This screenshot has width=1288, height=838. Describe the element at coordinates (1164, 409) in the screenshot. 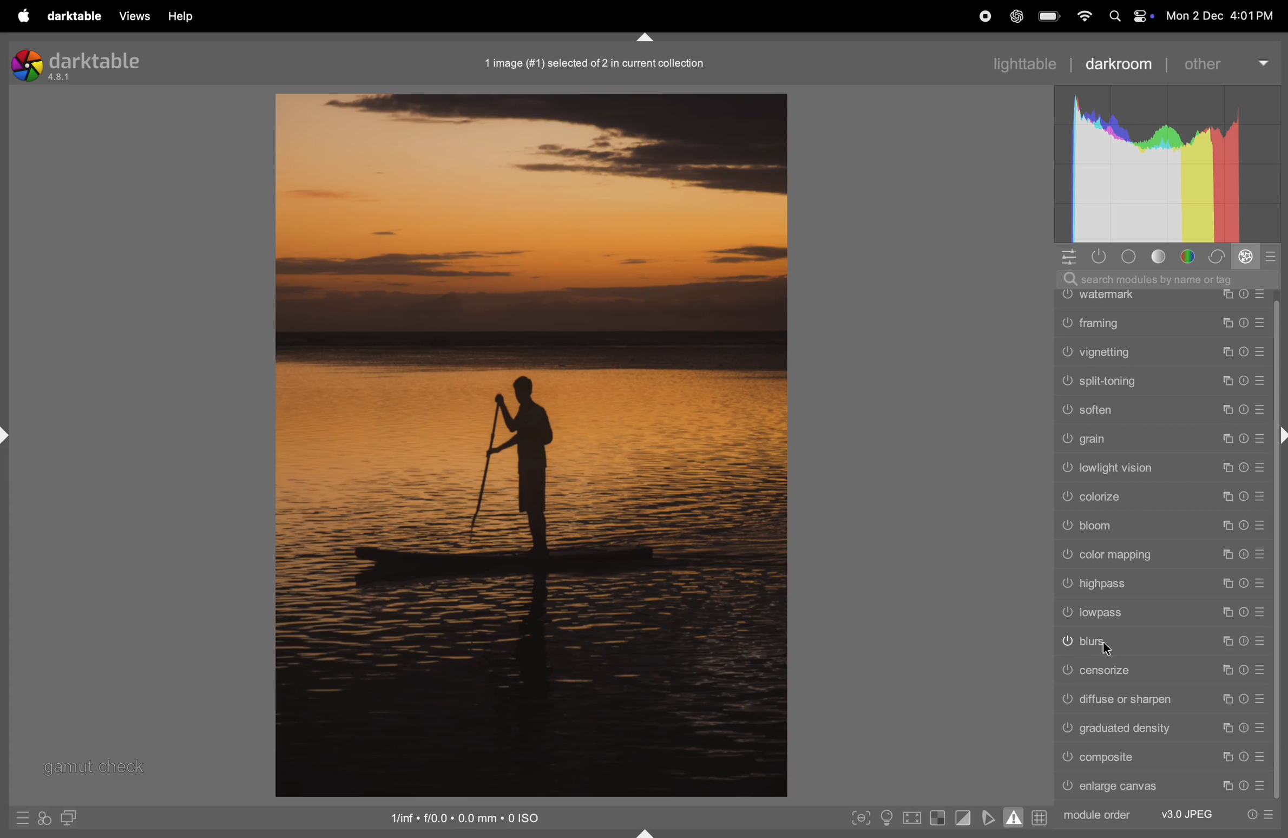

I see `soften` at that location.